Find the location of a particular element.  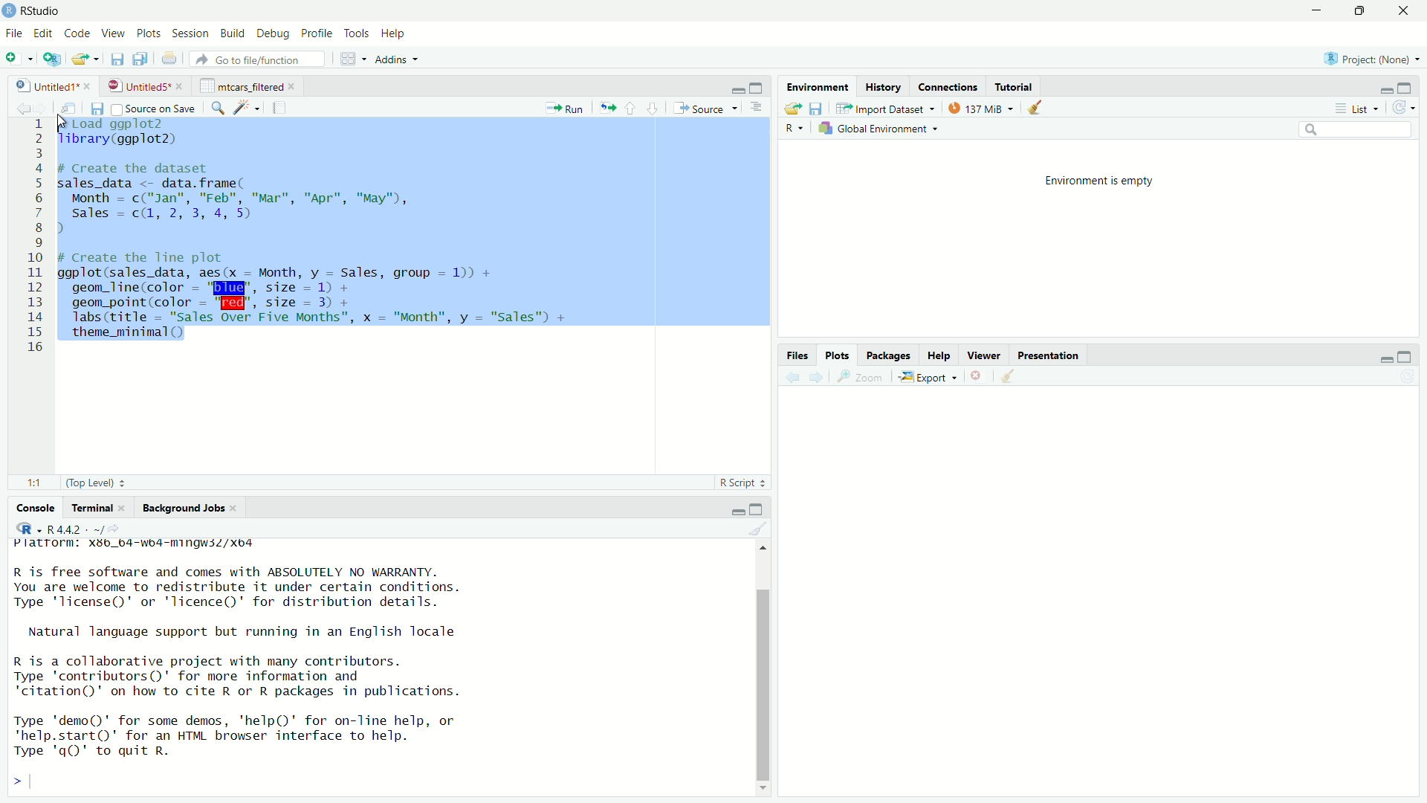

minimize is located at coordinates (1321, 10).